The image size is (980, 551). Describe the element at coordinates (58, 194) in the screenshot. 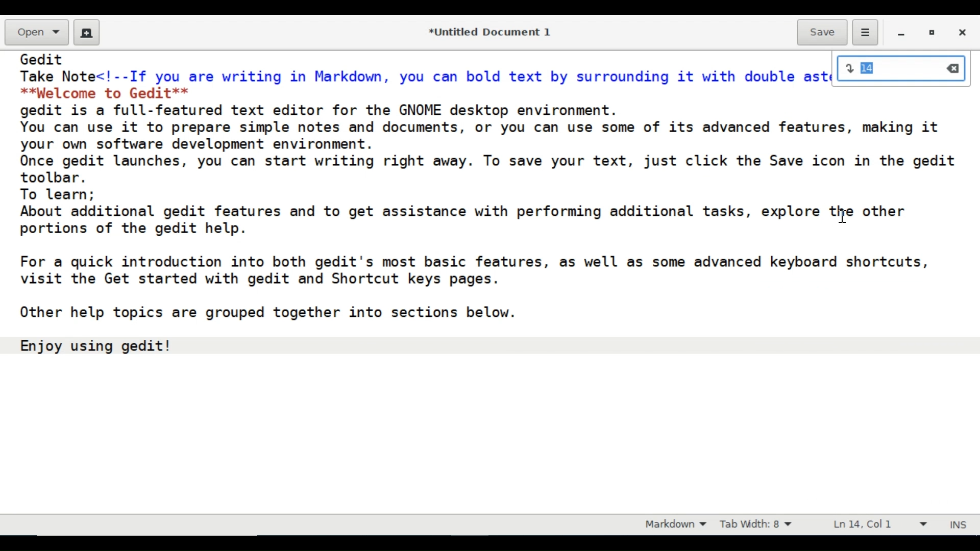

I see `To learn;` at that location.